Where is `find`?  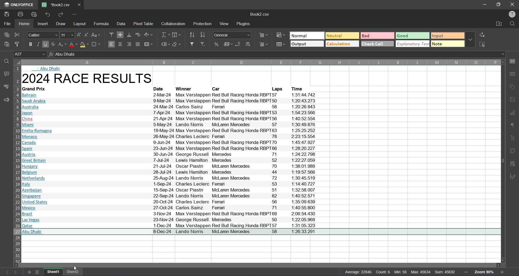
find is located at coordinates (513, 24).